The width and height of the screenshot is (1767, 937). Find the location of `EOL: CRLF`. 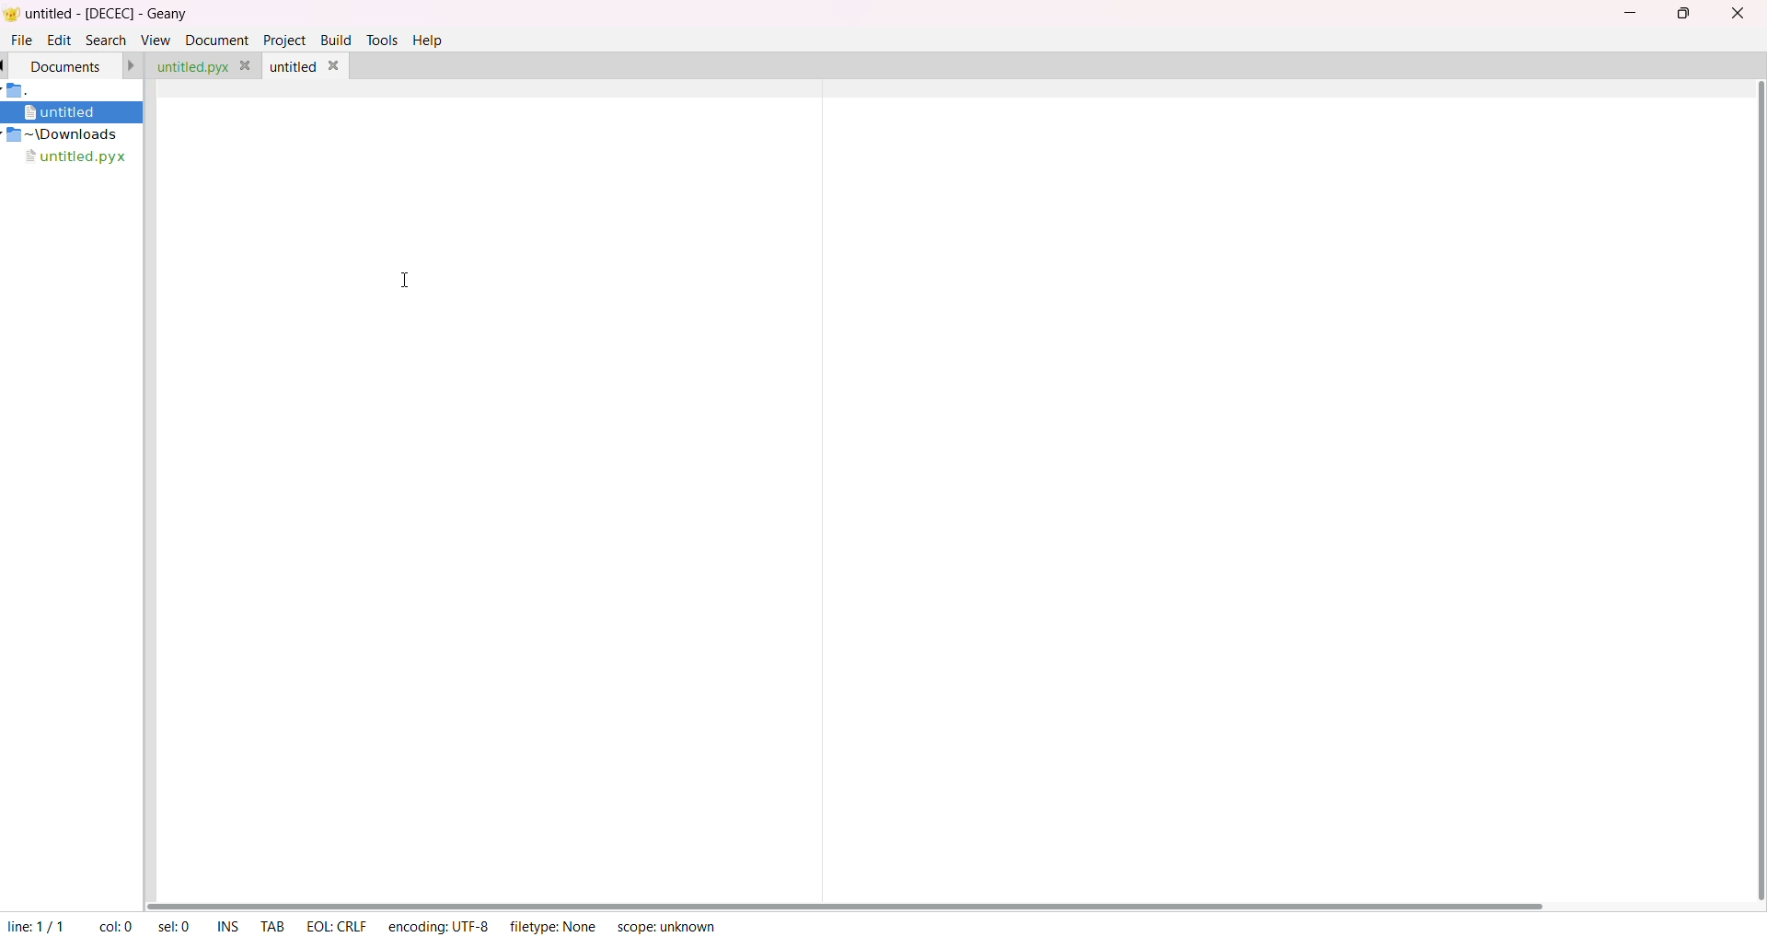

EOL: CRLF is located at coordinates (335, 924).